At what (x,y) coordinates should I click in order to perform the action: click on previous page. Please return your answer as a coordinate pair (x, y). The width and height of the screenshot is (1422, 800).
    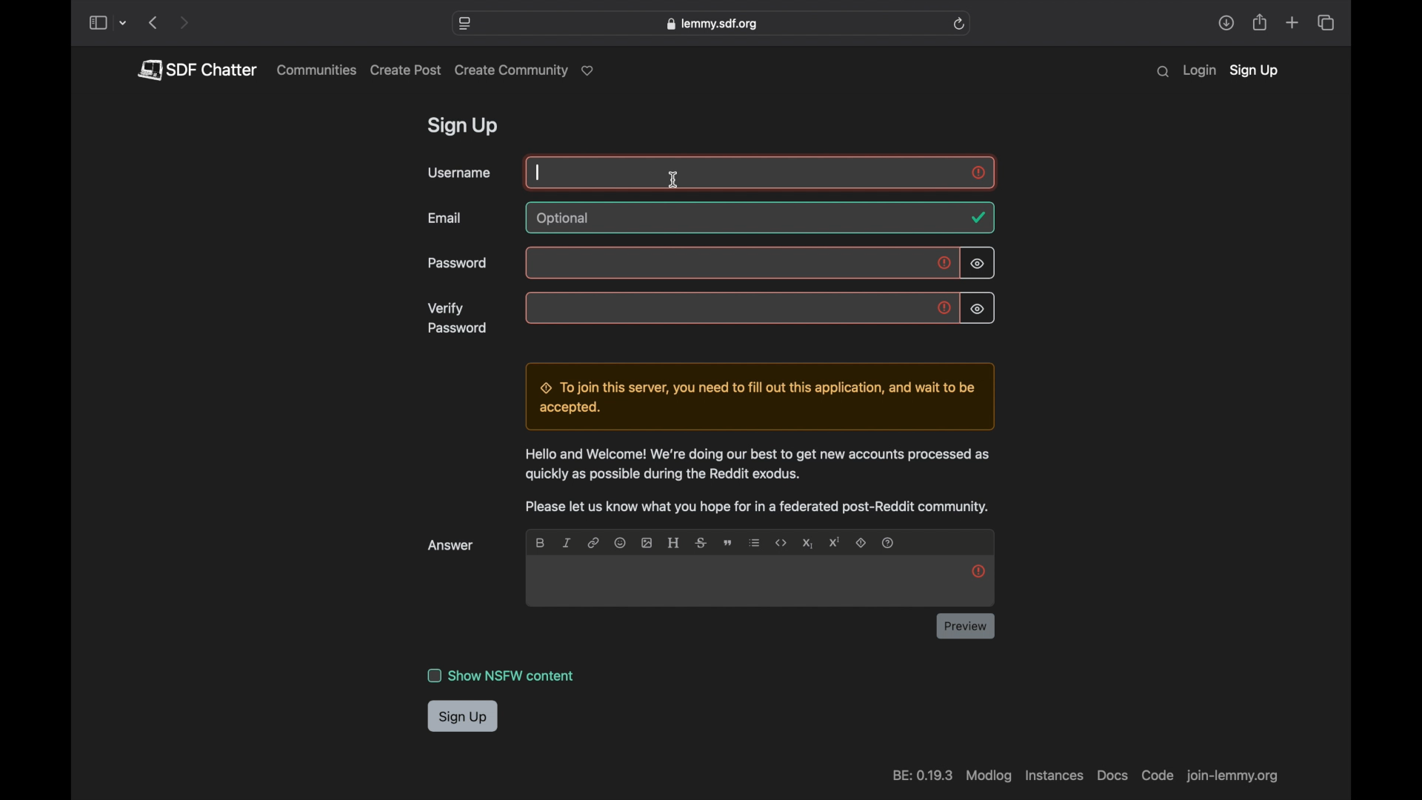
    Looking at the image, I should click on (153, 22).